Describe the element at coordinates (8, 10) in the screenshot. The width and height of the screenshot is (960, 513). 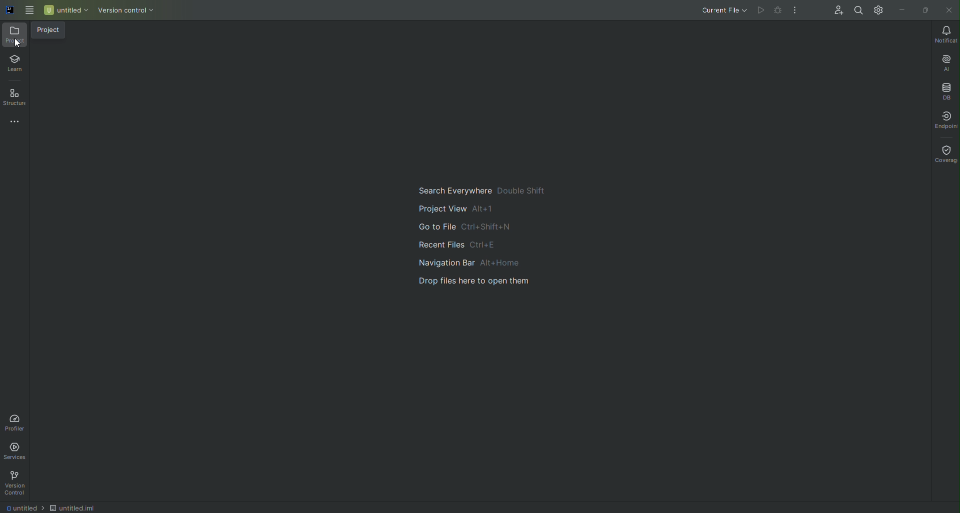
I see `Application logo` at that location.